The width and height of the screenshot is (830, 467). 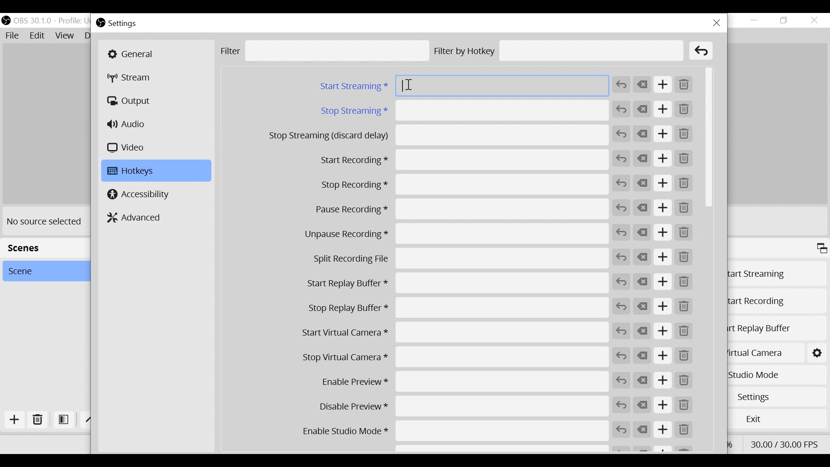 I want to click on Split Recording File, so click(x=455, y=259).